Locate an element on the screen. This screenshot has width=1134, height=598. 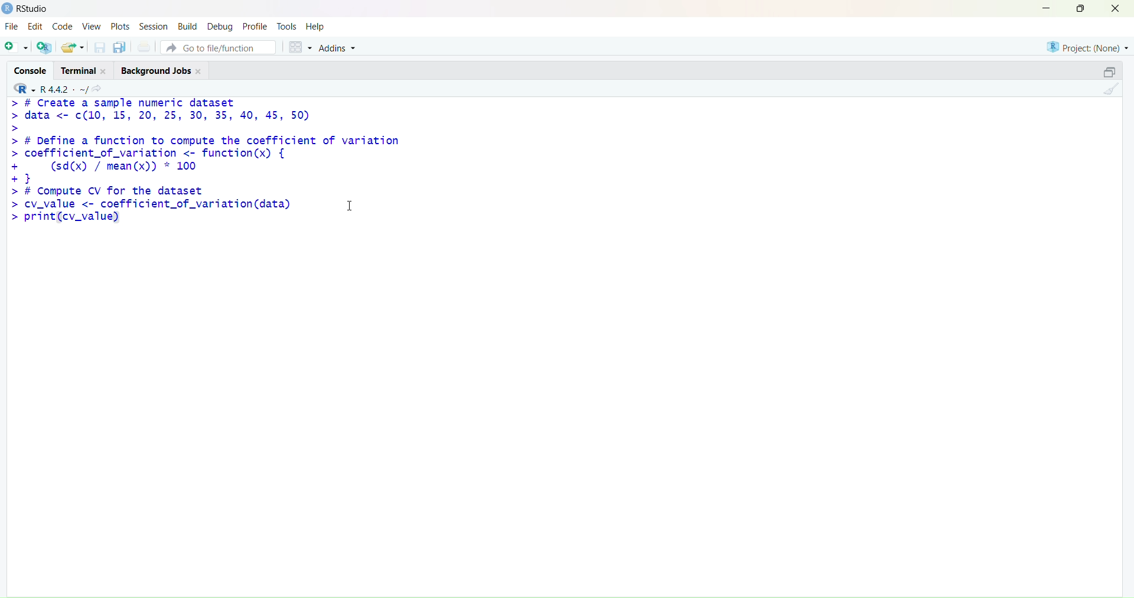
close is located at coordinates (1115, 8).